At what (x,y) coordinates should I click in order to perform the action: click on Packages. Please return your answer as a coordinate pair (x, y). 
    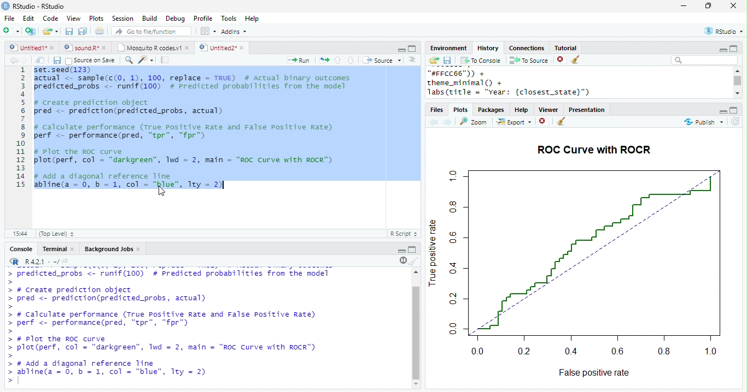
    Looking at the image, I should click on (491, 110).